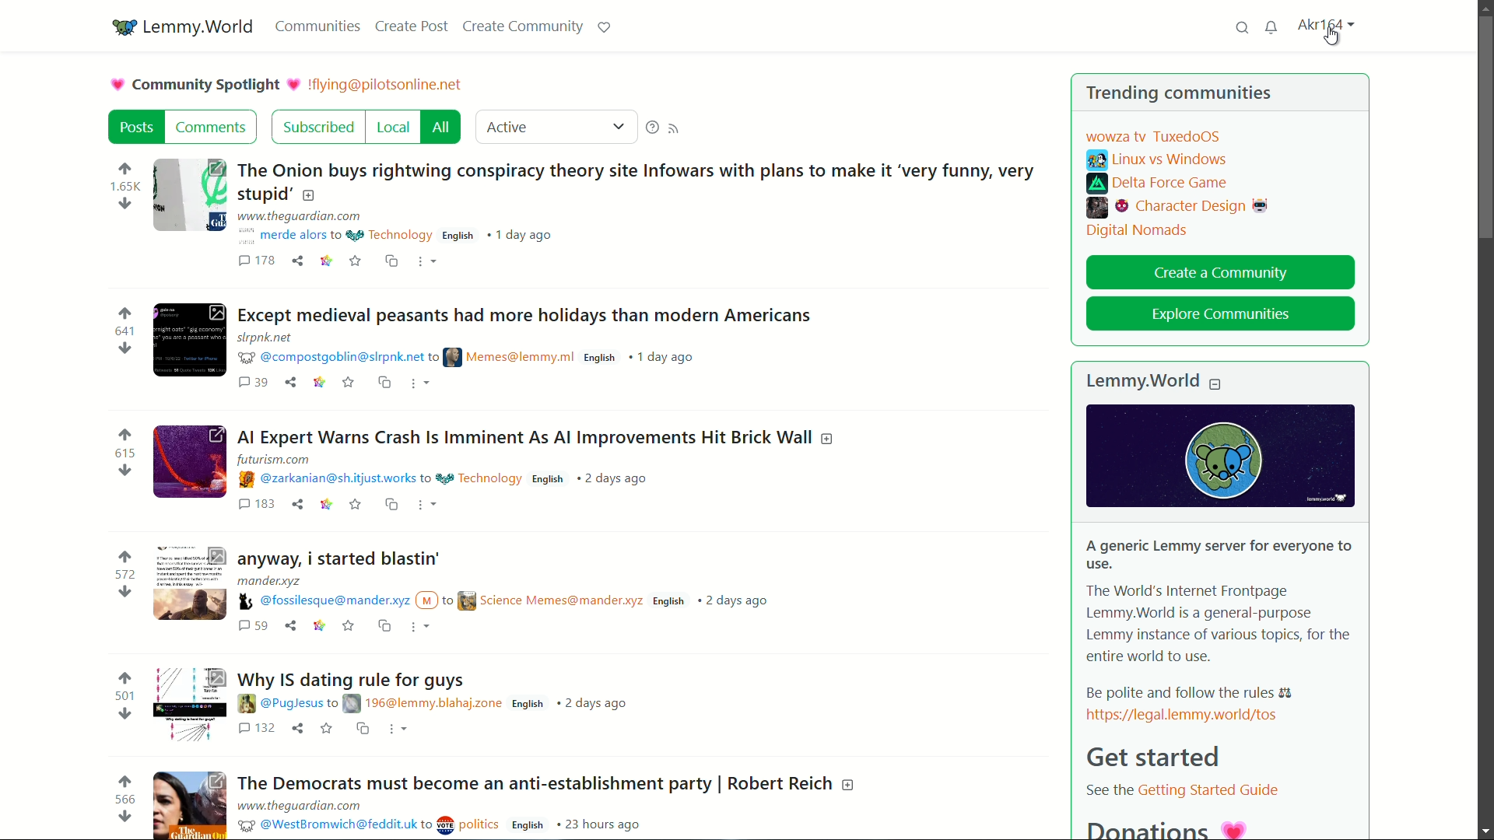 Image resolution: width=1494 pixels, height=840 pixels. What do you see at coordinates (298, 503) in the screenshot?
I see `share` at bounding box center [298, 503].